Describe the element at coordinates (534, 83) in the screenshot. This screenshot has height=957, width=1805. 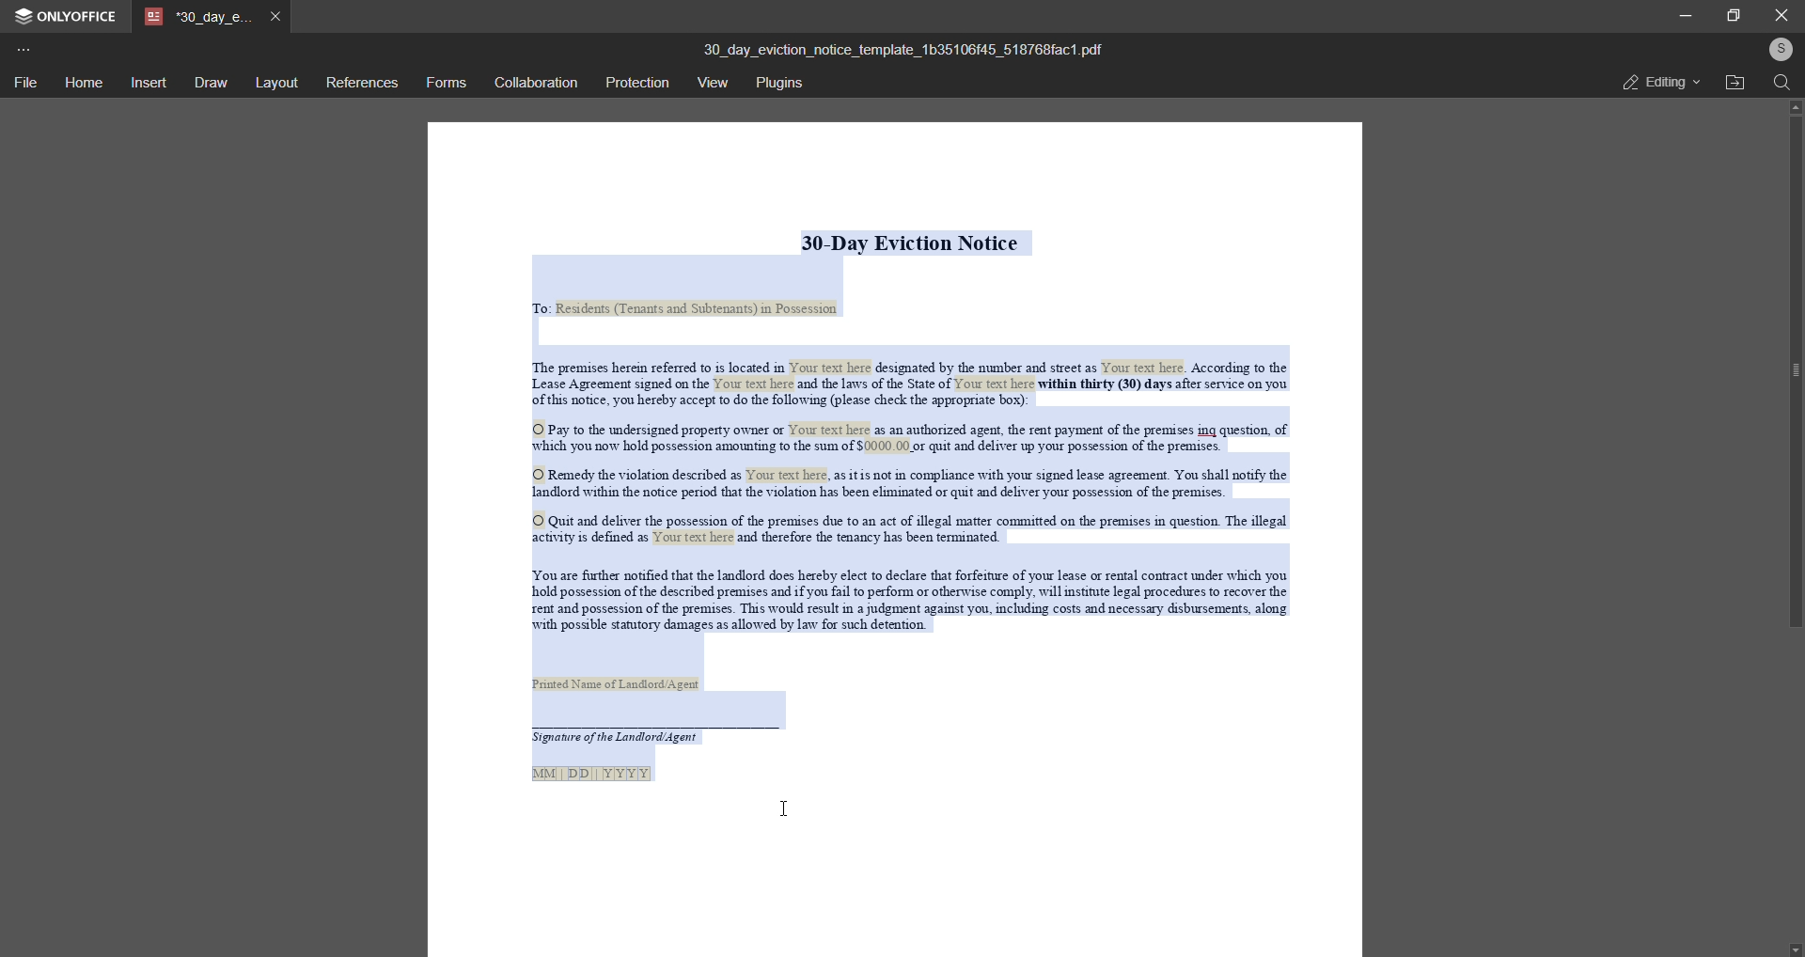
I see `collaboration` at that location.